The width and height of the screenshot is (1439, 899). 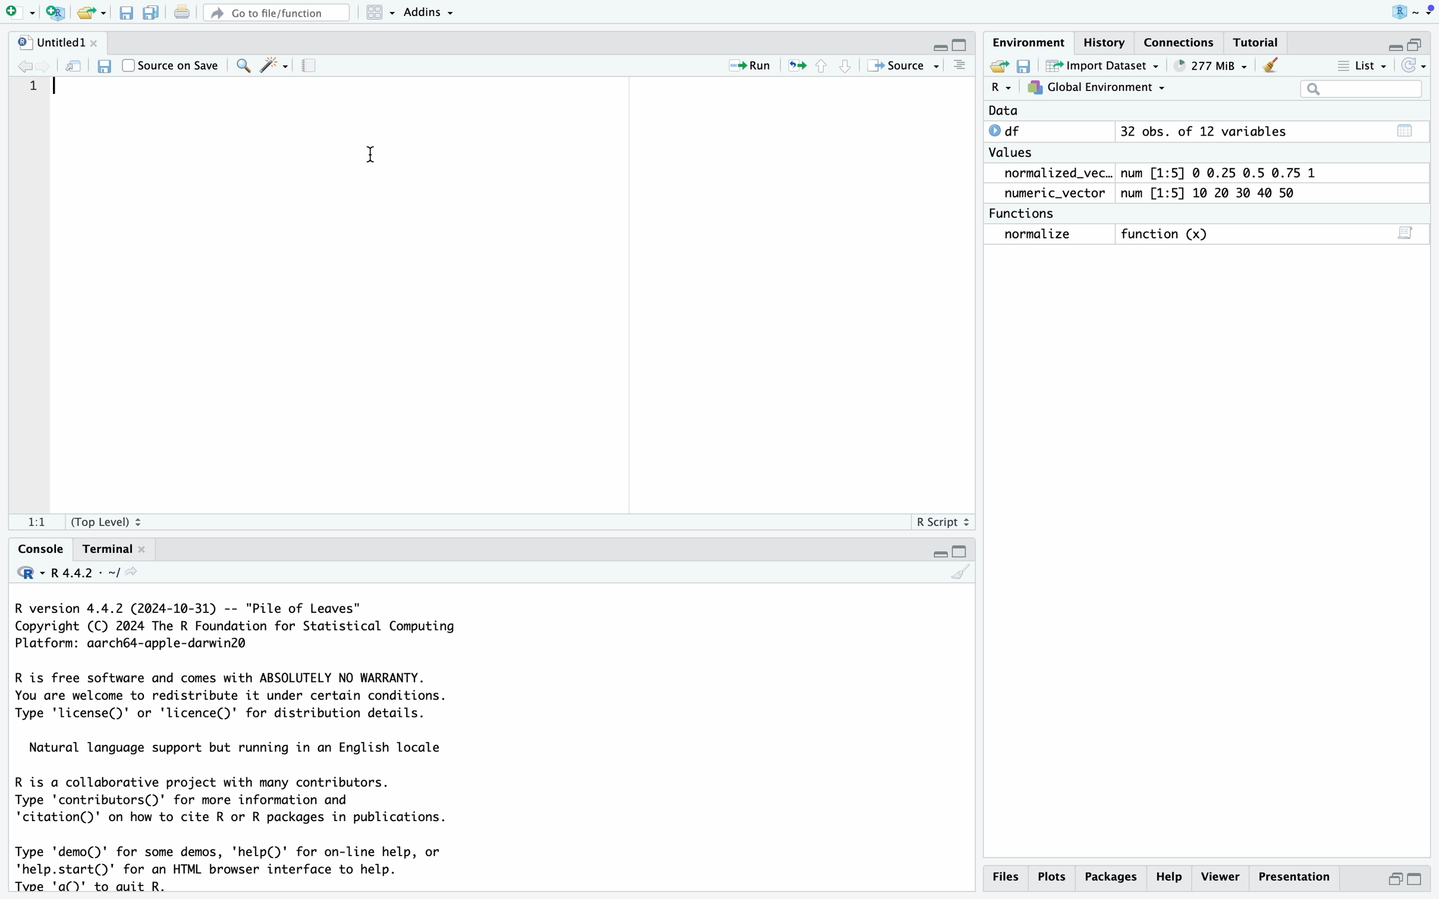 I want to click on GLOBAL ENVIRONEMENT, so click(x=1096, y=90).